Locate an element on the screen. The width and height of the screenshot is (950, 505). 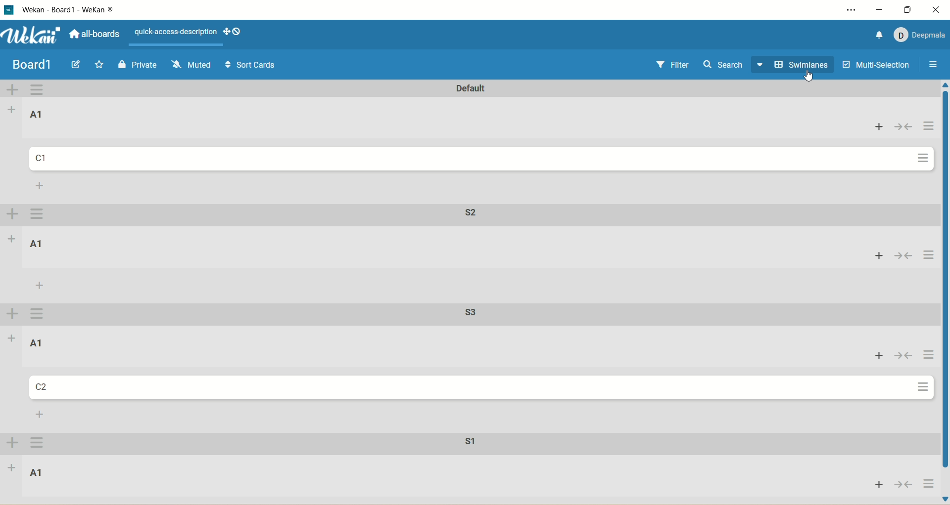
text is located at coordinates (174, 33).